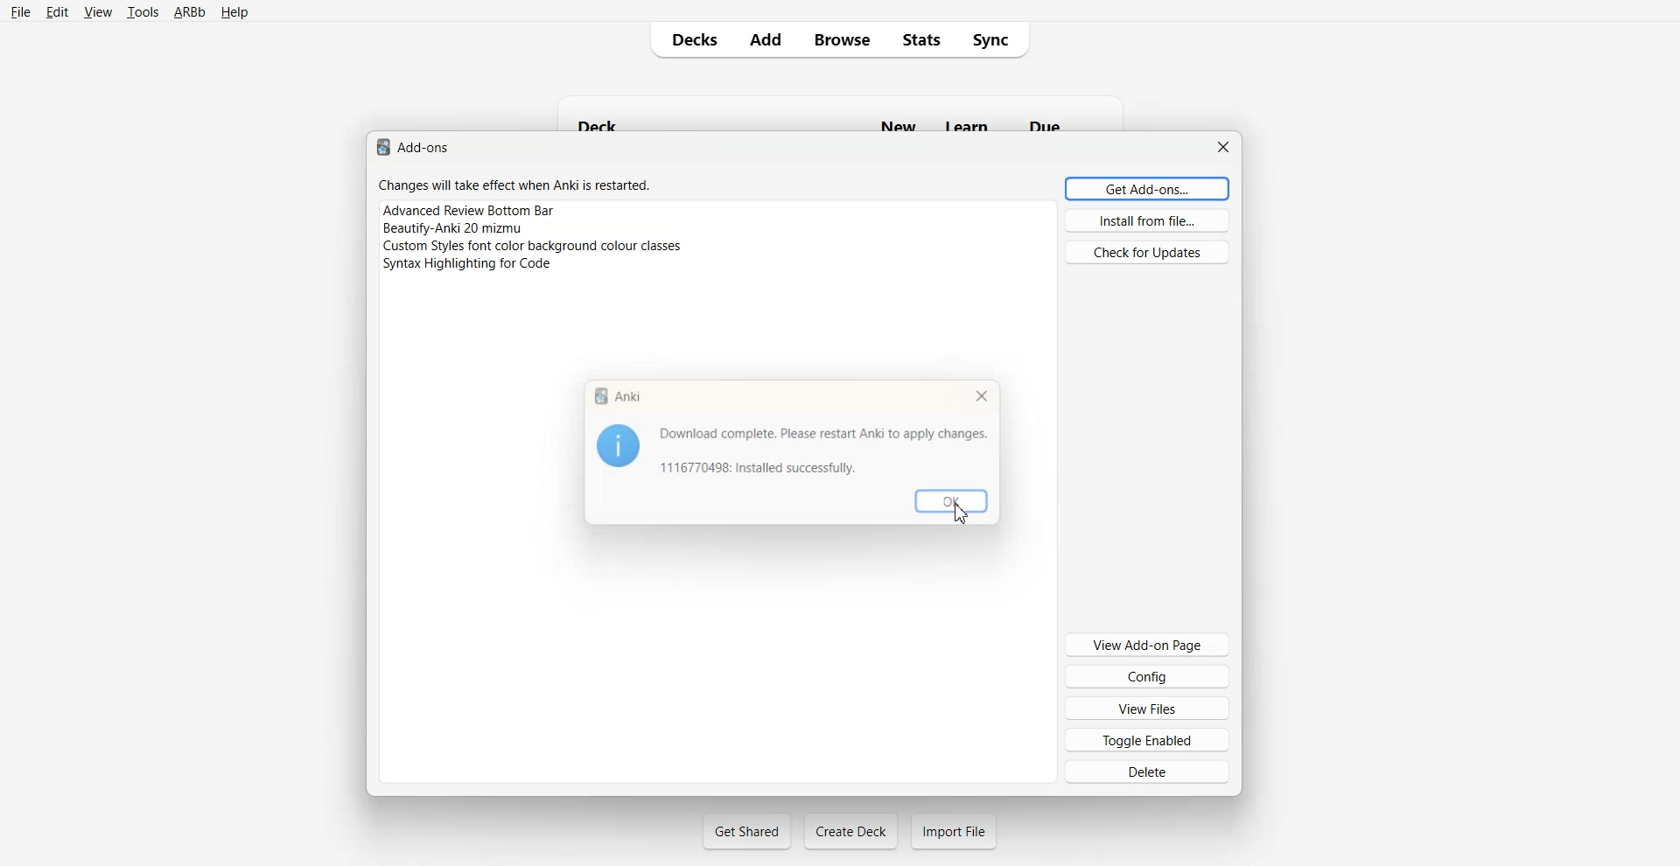 The height and width of the screenshot is (866, 1680). I want to click on tools, so click(142, 11).